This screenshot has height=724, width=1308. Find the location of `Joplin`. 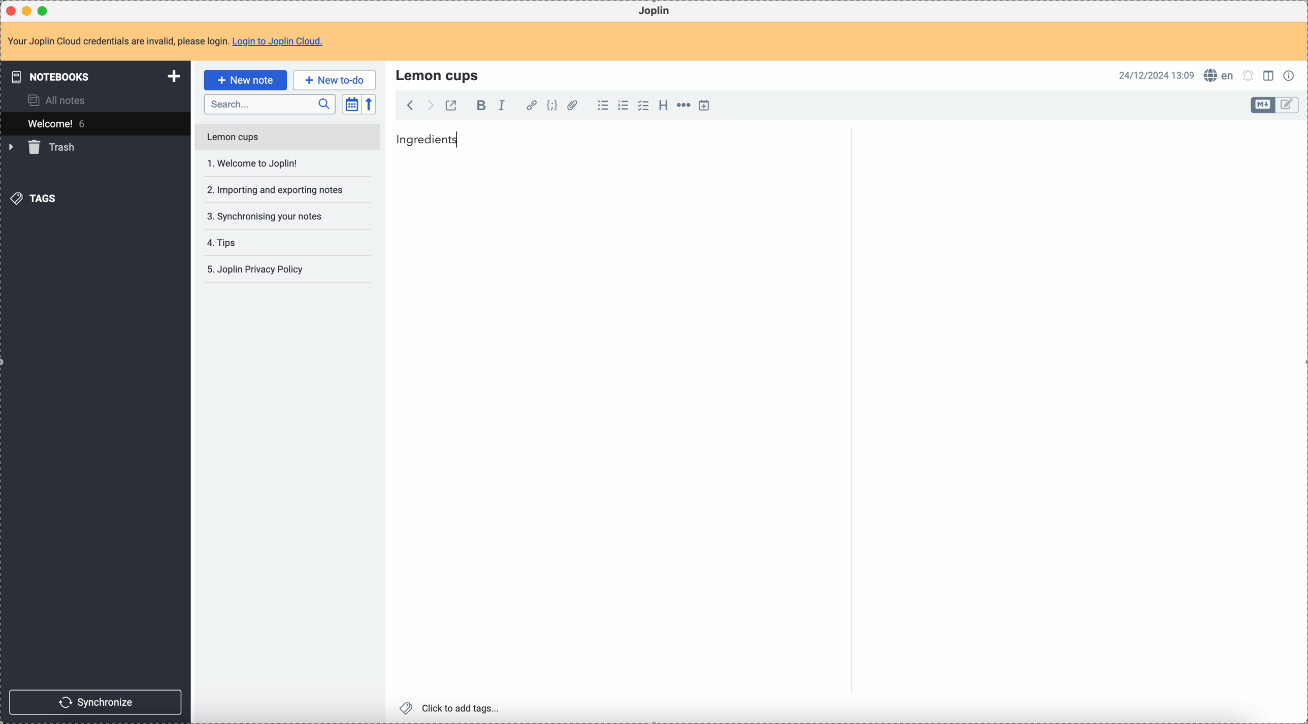

Joplin is located at coordinates (654, 11).